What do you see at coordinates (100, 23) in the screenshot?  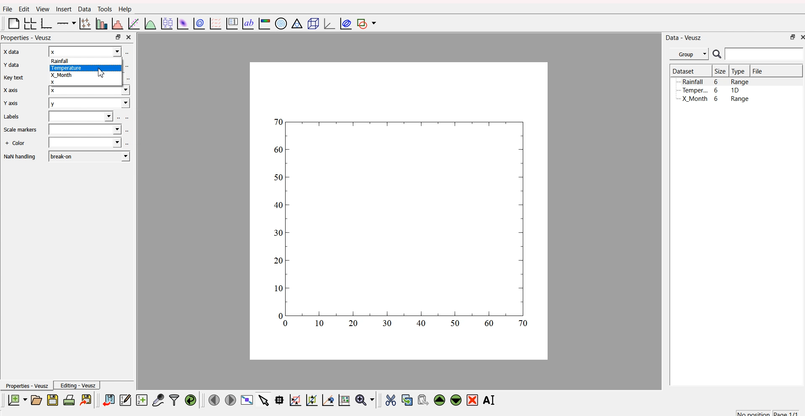 I see `plot bar chart` at bounding box center [100, 23].